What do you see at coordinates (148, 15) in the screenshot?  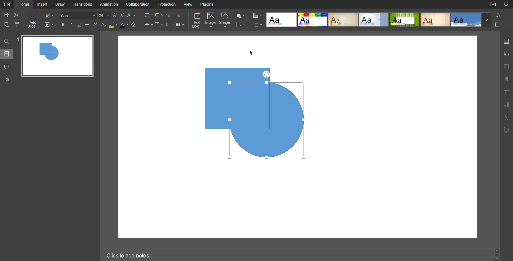 I see `Bullet List` at bounding box center [148, 15].